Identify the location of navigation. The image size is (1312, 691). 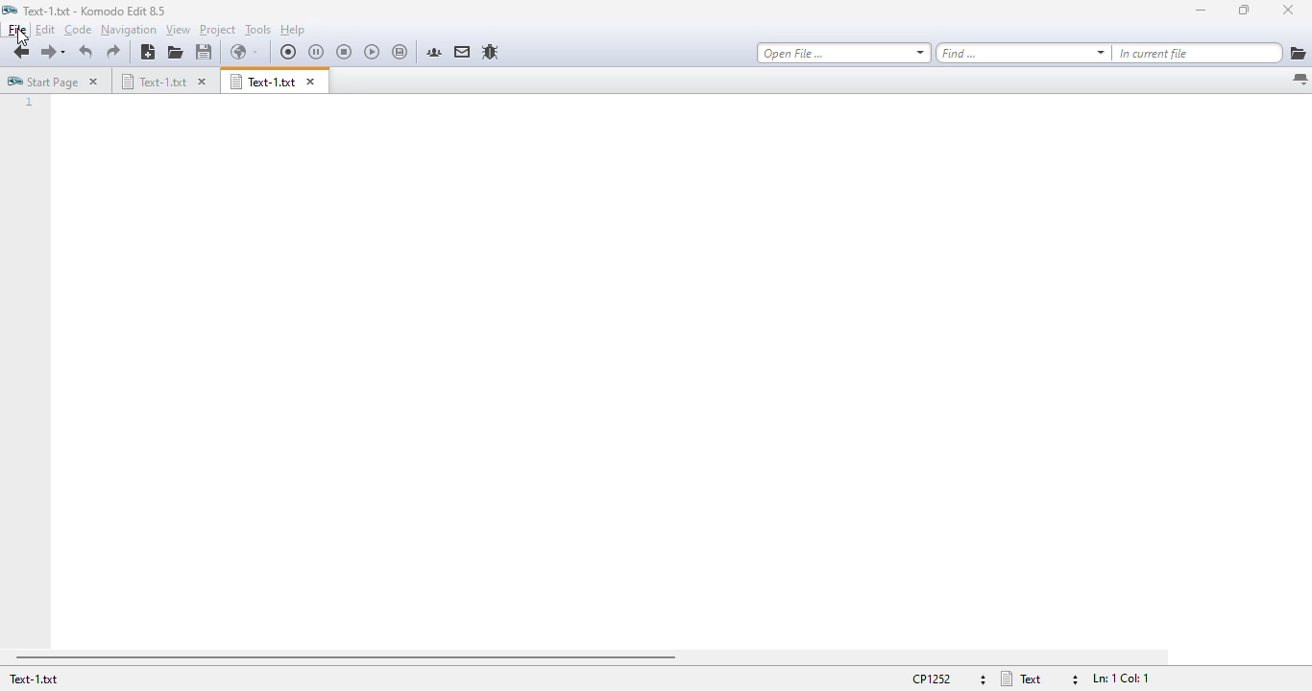
(129, 30).